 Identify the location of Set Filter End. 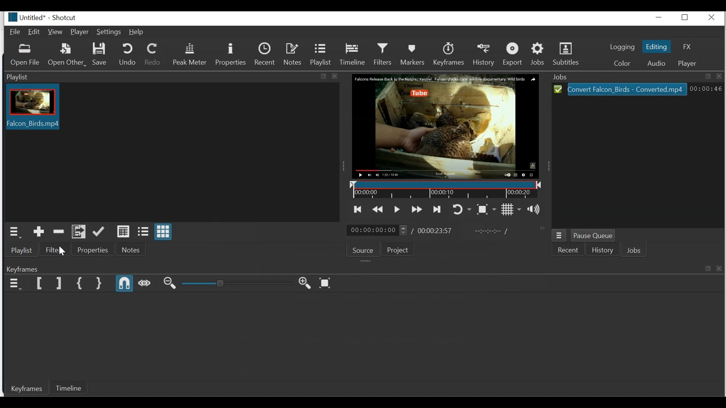
(58, 284).